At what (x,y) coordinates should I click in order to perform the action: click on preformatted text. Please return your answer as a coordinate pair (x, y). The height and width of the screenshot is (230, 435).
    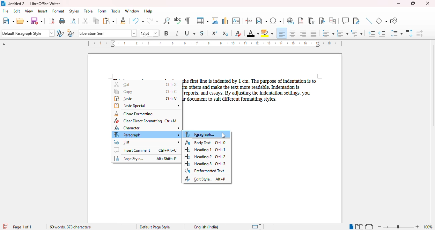
    Looking at the image, I should click on (205, 171).